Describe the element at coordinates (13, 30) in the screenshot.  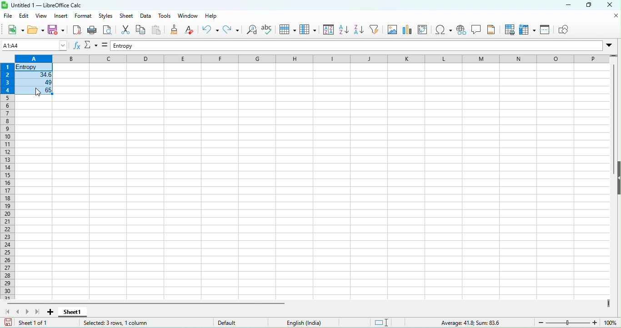
I see `new` at that location.